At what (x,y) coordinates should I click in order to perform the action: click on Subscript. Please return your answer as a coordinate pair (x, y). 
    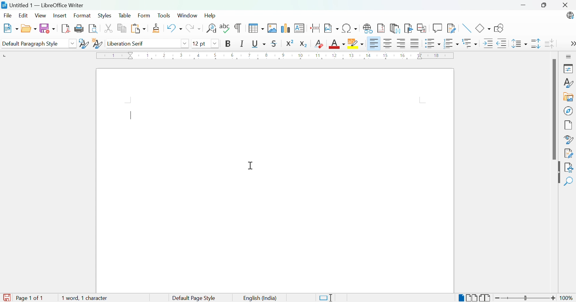
    Looking at the image, I should click on (304, 44).